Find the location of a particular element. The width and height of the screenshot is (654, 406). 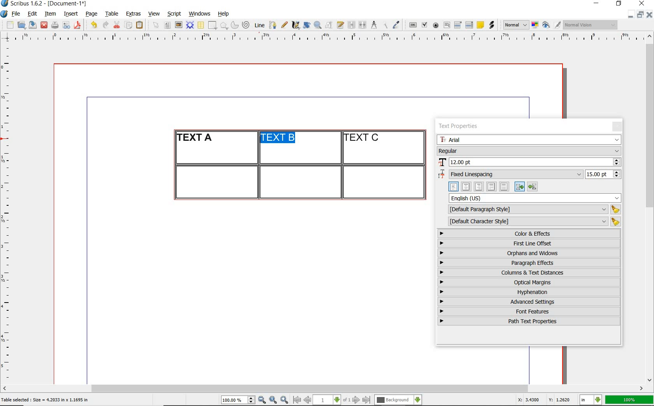

print is located at coordinates (54, 25).